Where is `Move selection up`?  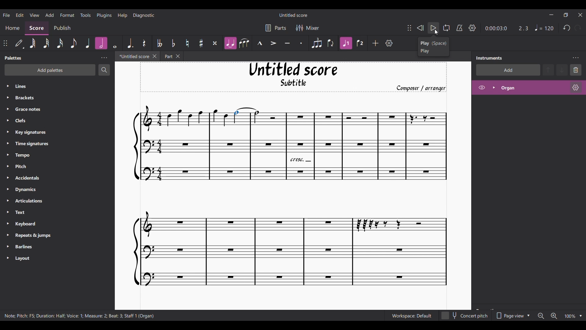
Move selection up is located at coordinates (548, 70).